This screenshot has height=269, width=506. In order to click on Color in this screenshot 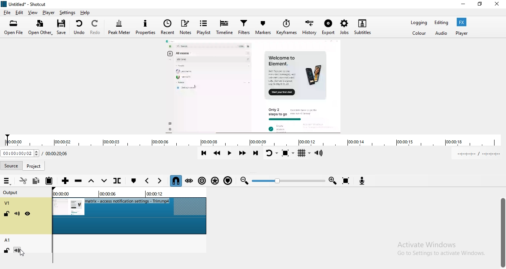, I will do `click(419, 34)`.